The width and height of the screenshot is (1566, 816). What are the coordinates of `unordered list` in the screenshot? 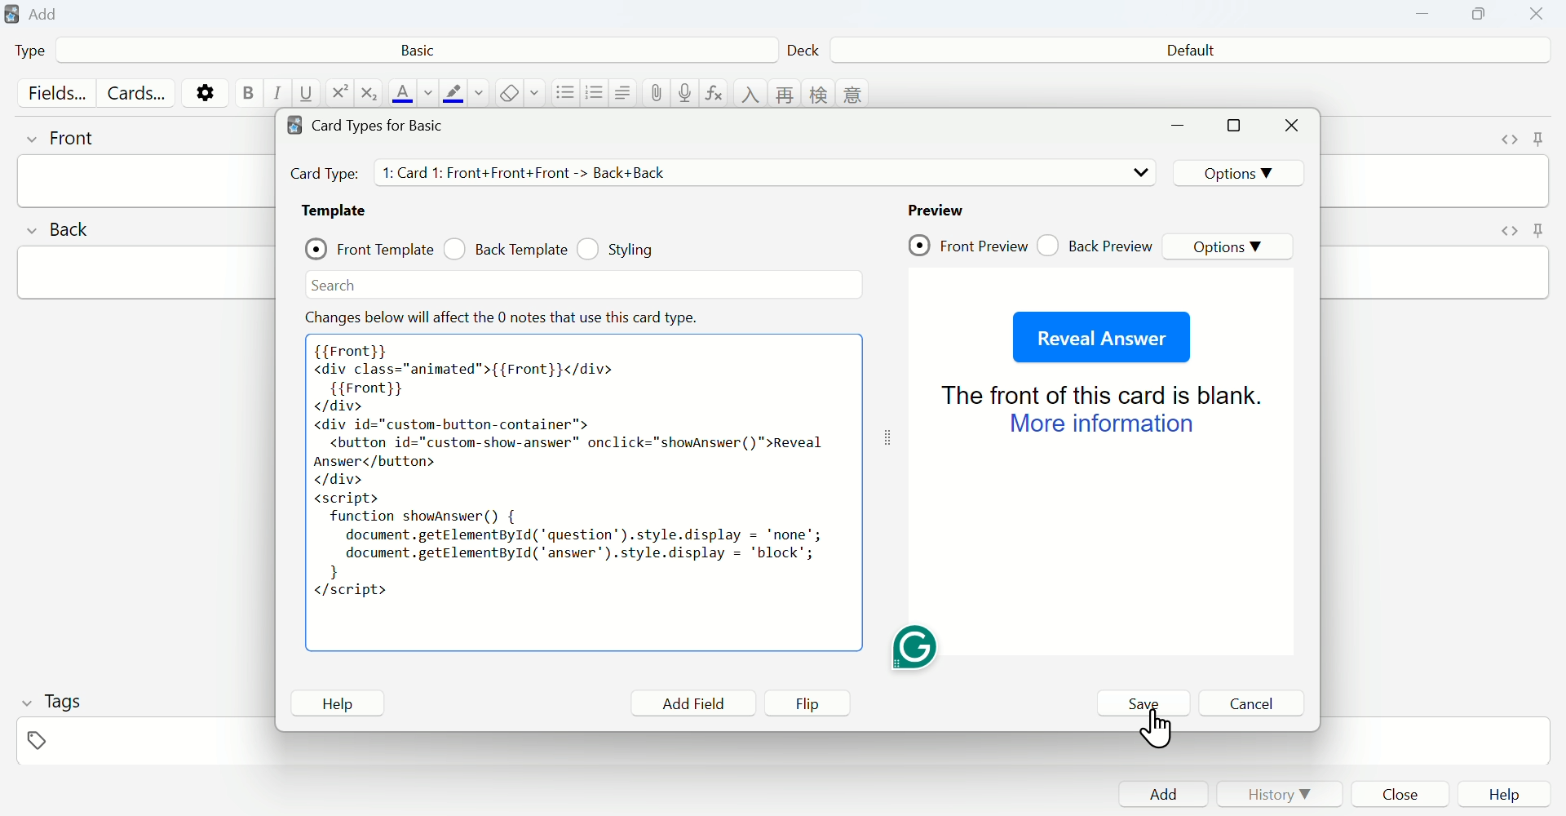 It's located at (564, 93).